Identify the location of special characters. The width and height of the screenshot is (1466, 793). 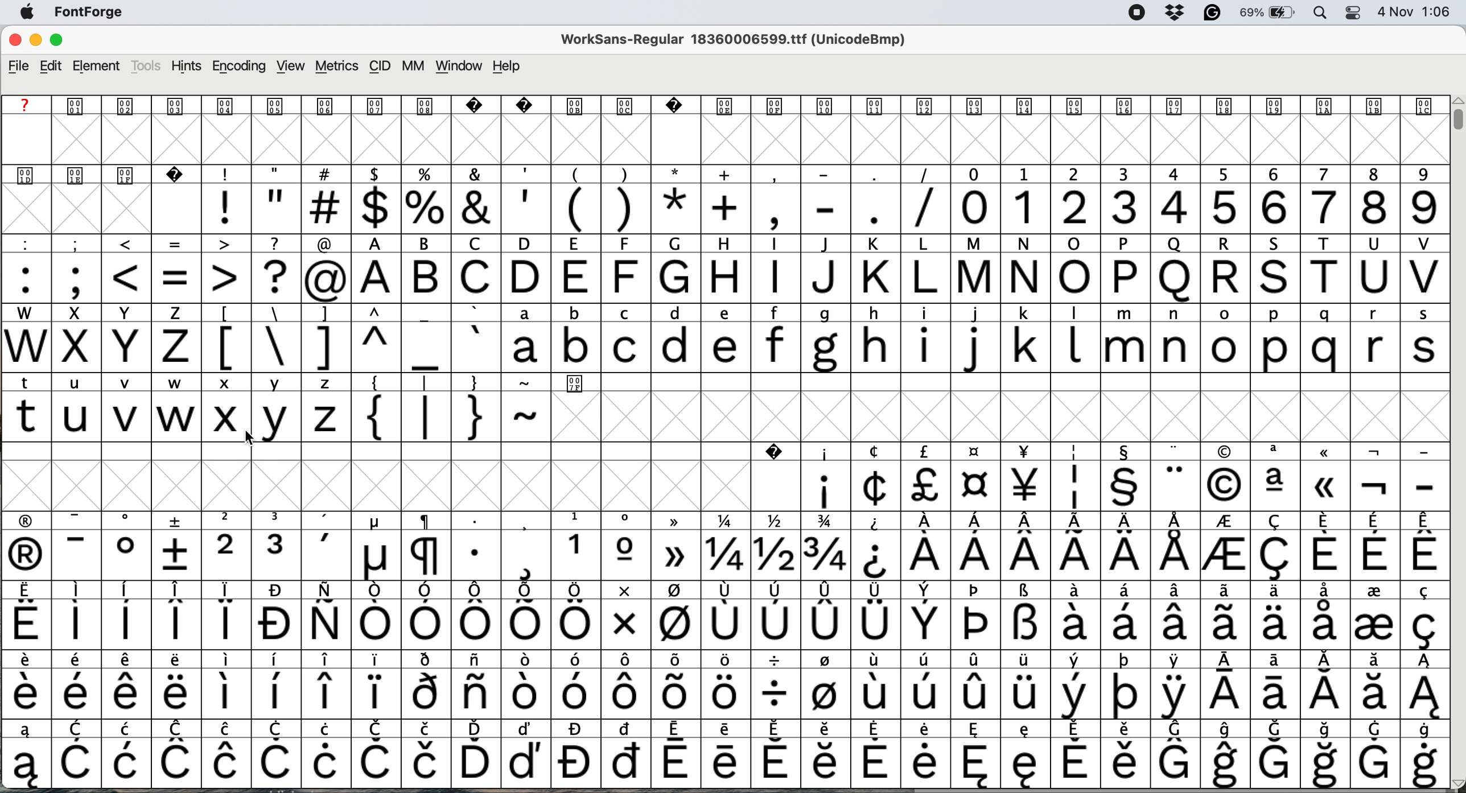
(347, 347).